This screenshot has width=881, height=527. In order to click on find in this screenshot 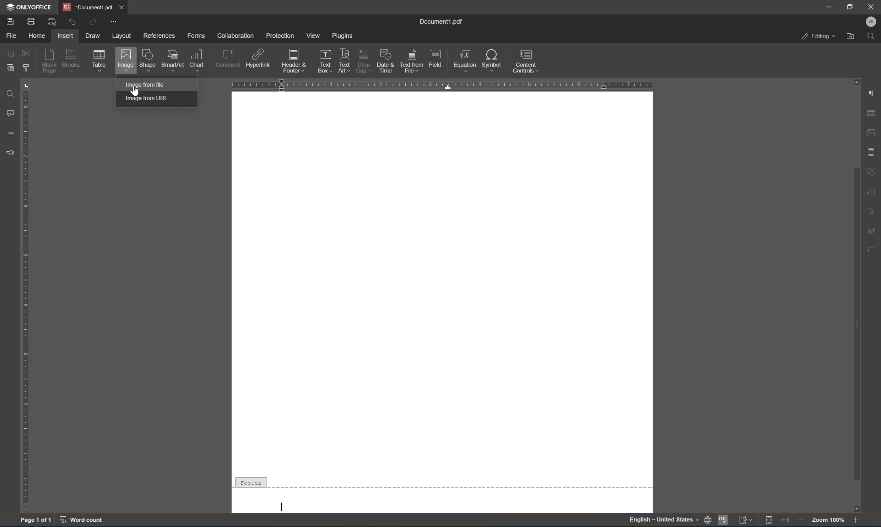, I will do `click(11, 93)`.